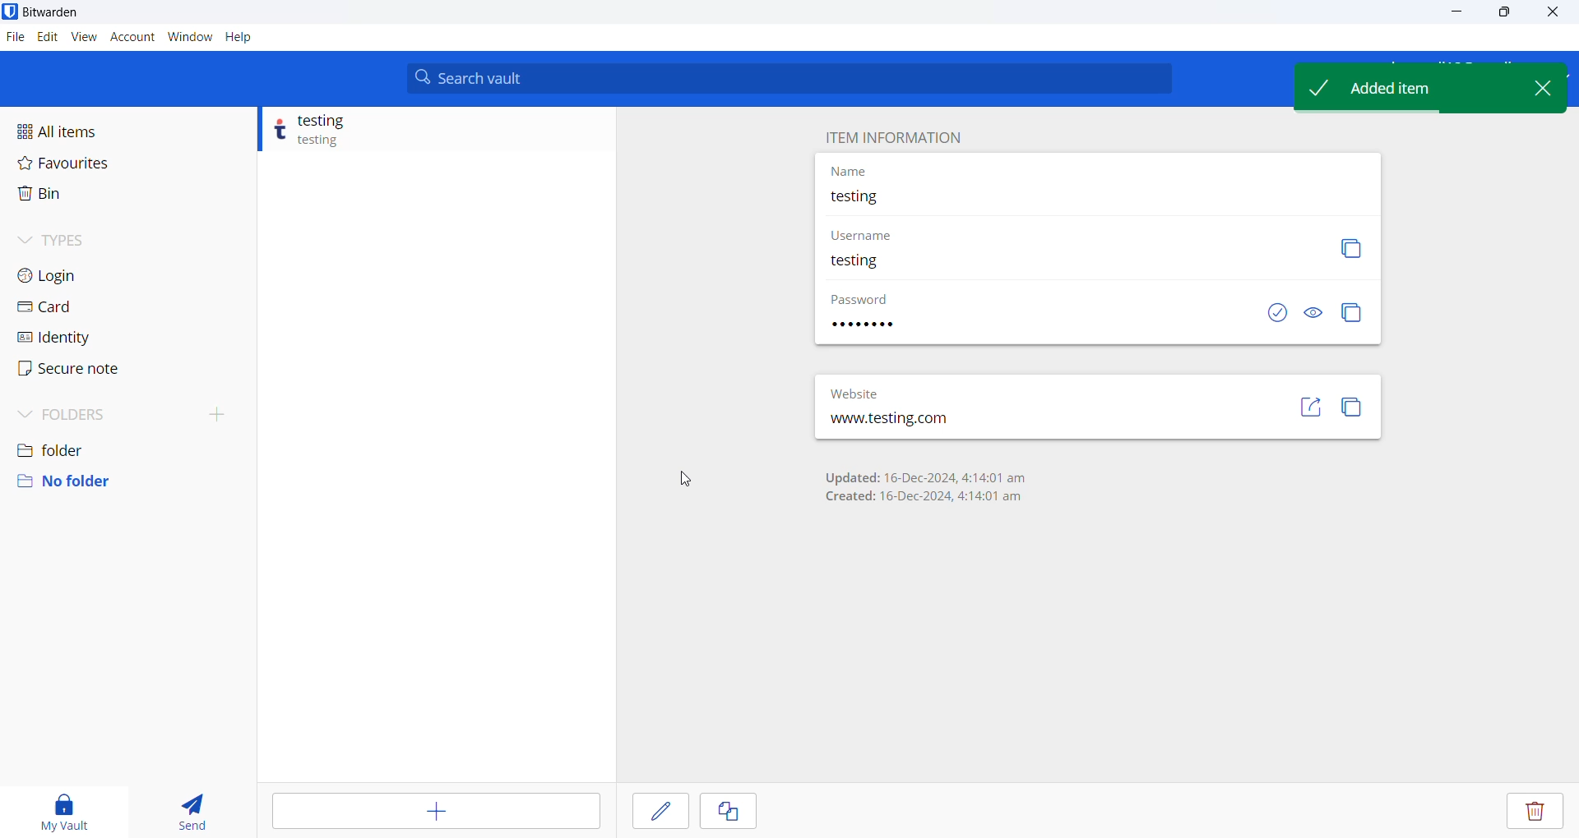 The width and height of the screenshot is (1579, 838). Describe the element at coordinates (424, 131) in the screenshot. I see `new item added: testing` at that location.